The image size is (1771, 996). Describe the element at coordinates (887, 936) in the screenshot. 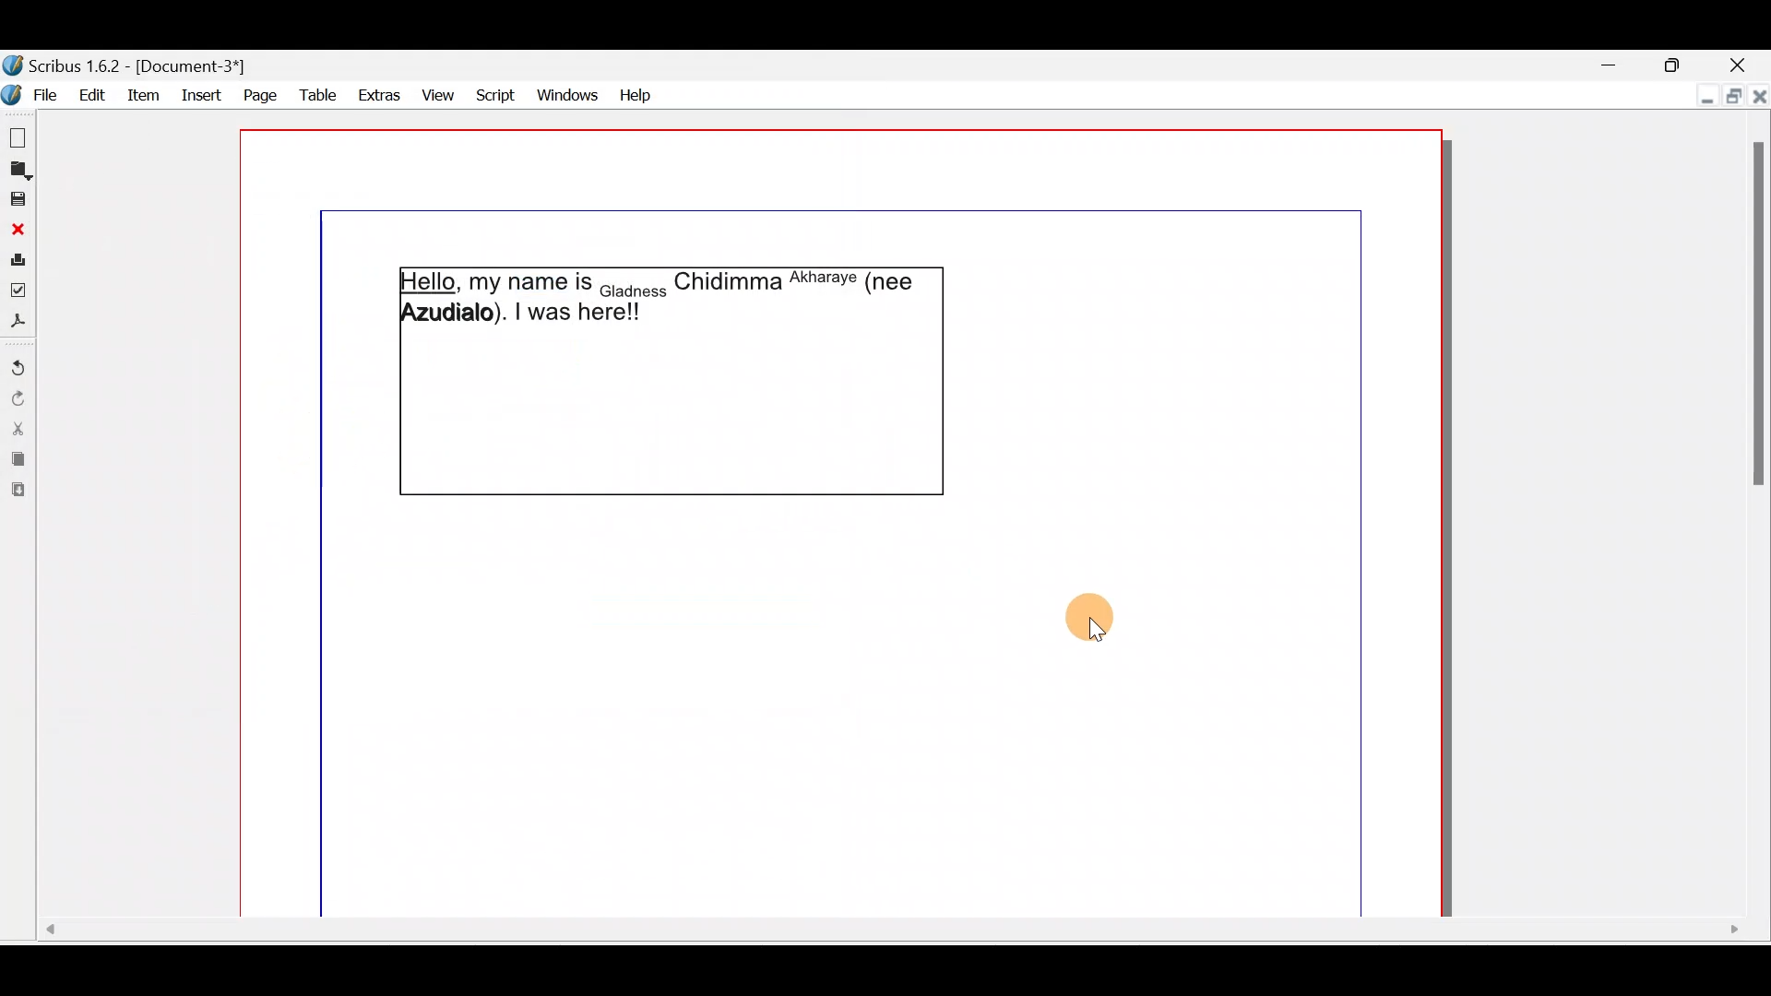

I see `Scroll bar` at that location.